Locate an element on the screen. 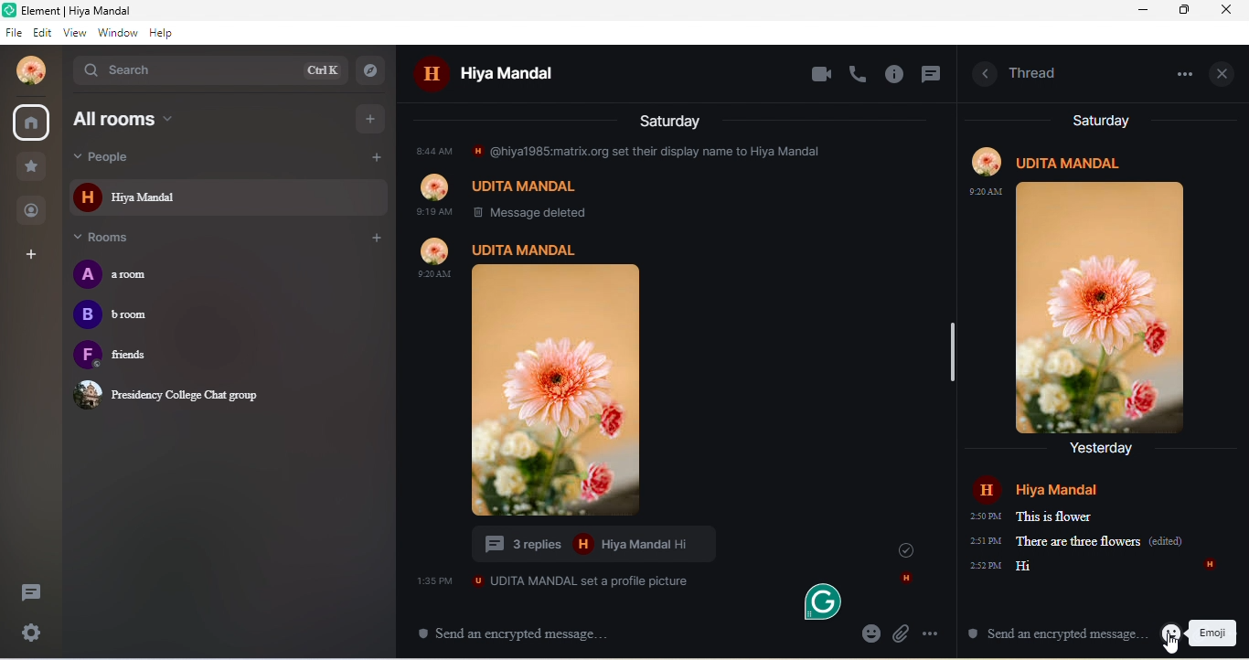  logo is located at coordinates (9, 10).